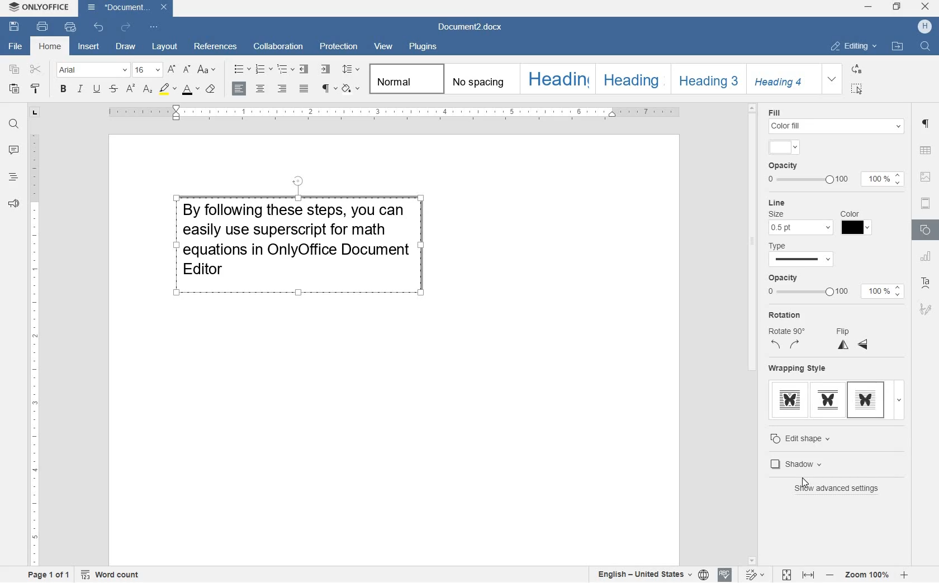 Image resolution: width=939 pixels, height=583 pixels. I want to click on 100%, so click(881, 292).